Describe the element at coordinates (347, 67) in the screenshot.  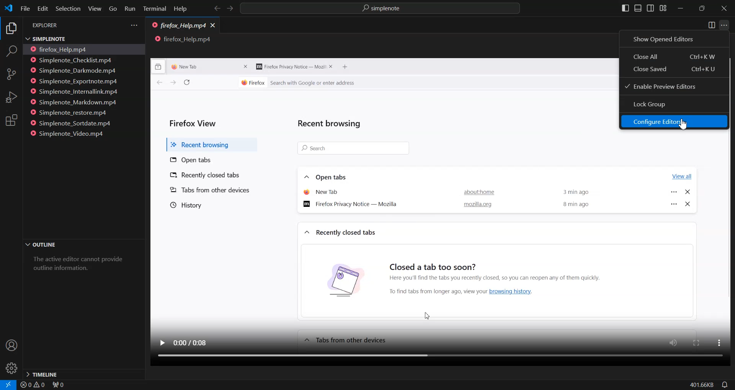
I see `add new tab` at that location.